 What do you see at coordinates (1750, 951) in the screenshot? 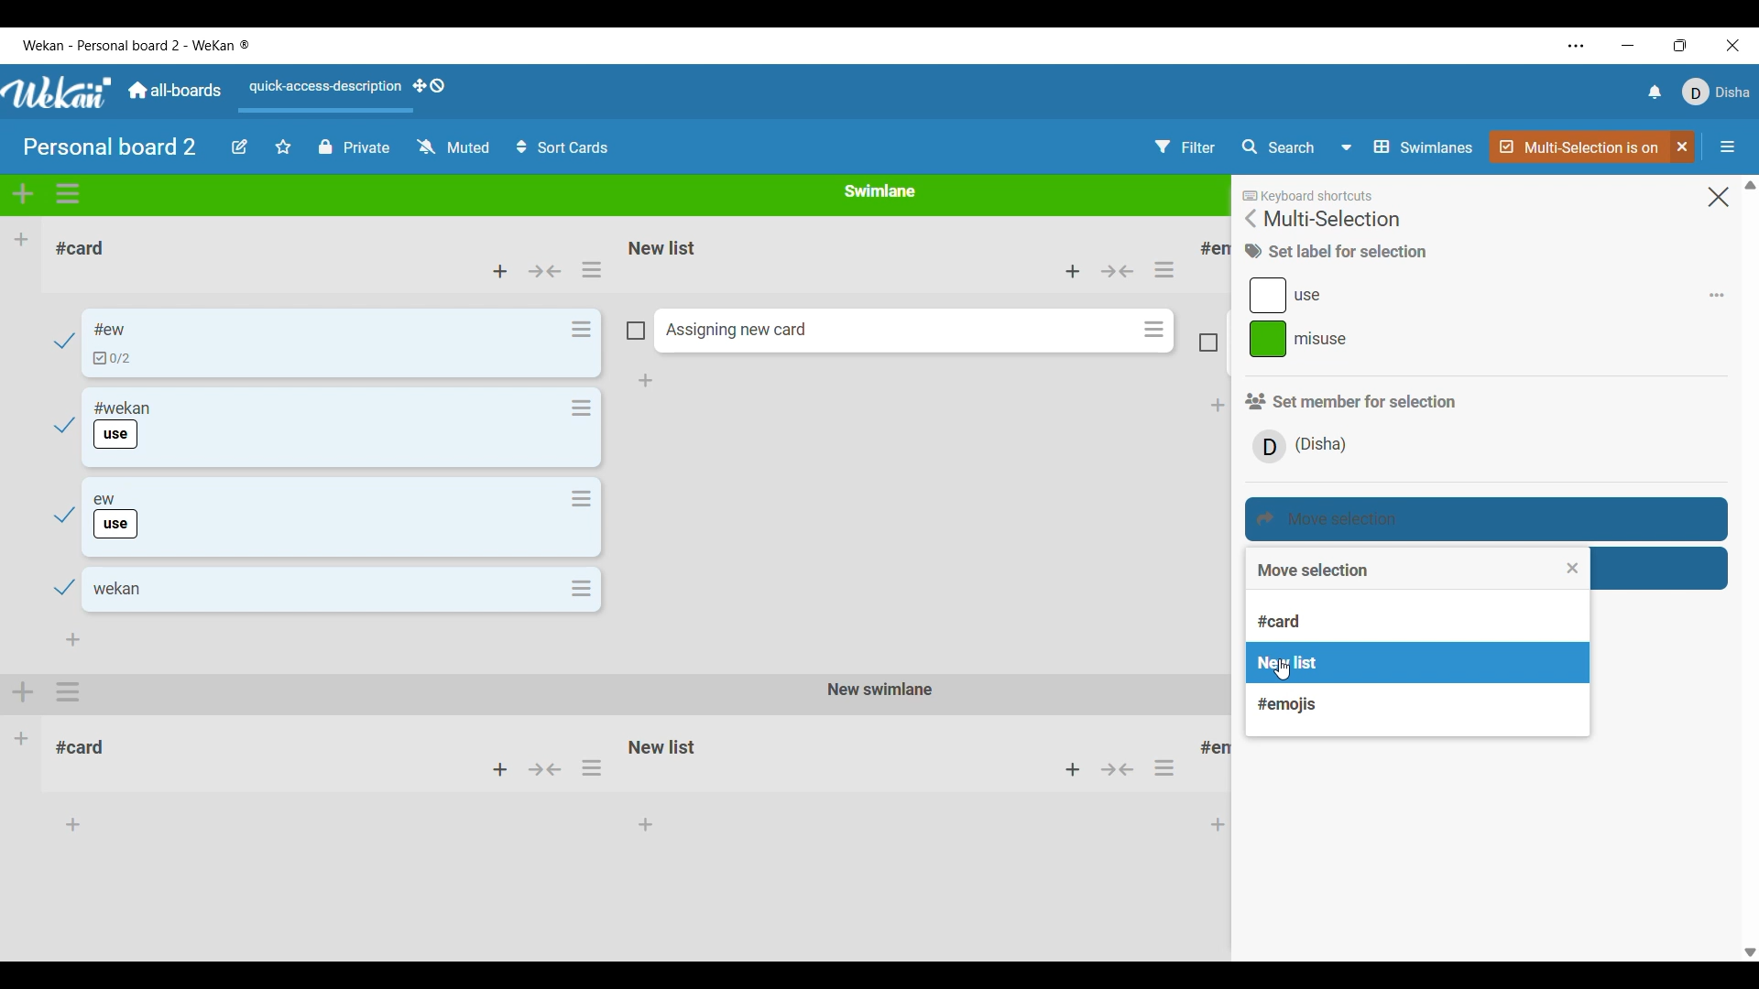
I see `quick side button` at bounding box center [1750, 951].